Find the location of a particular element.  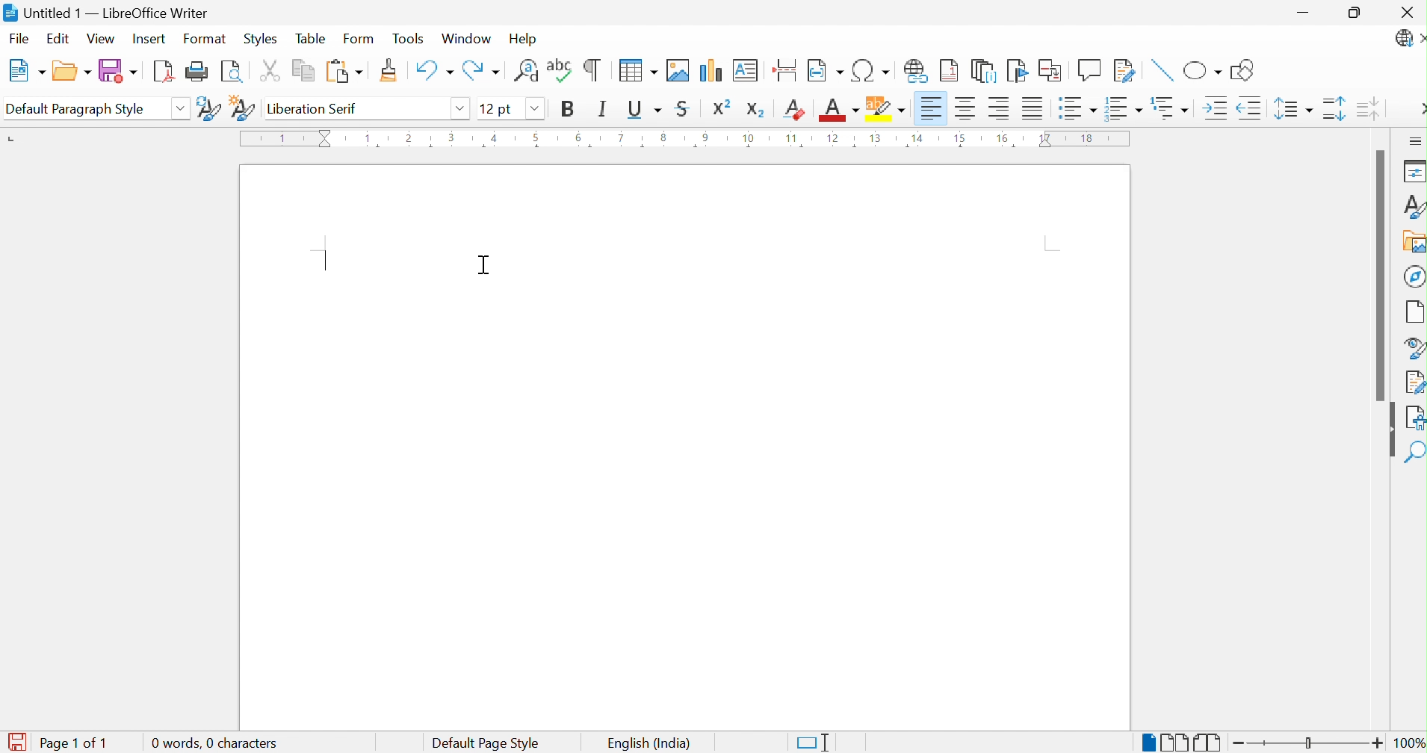

Increase Paragraph Spacing is located at coordinates (1334, 111).